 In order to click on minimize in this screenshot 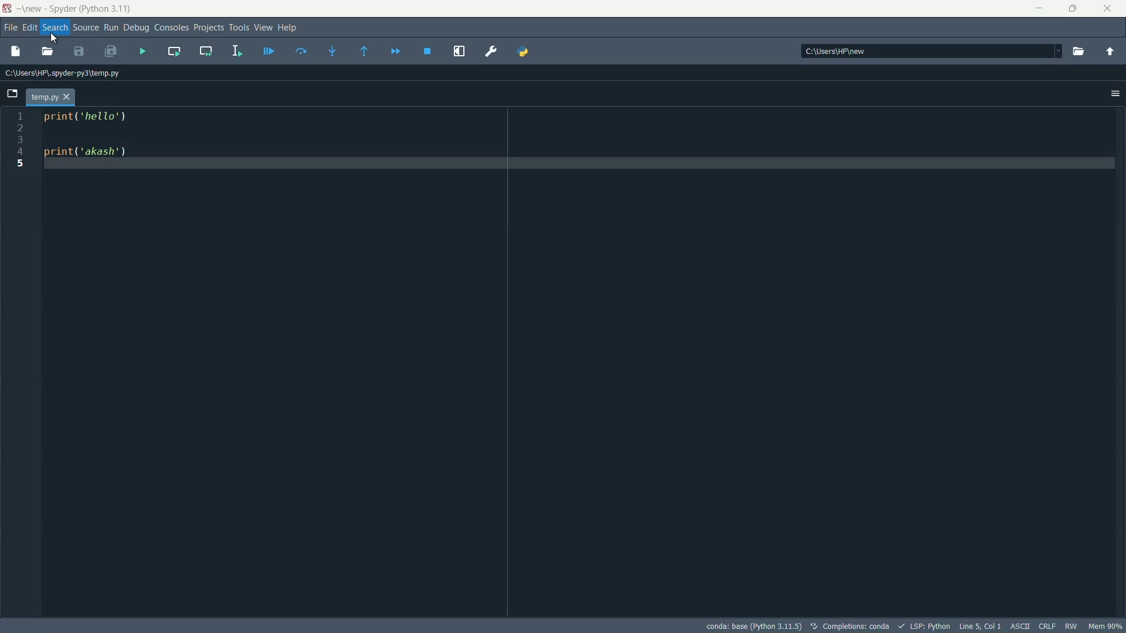, I will do `click(1037, 9)`.